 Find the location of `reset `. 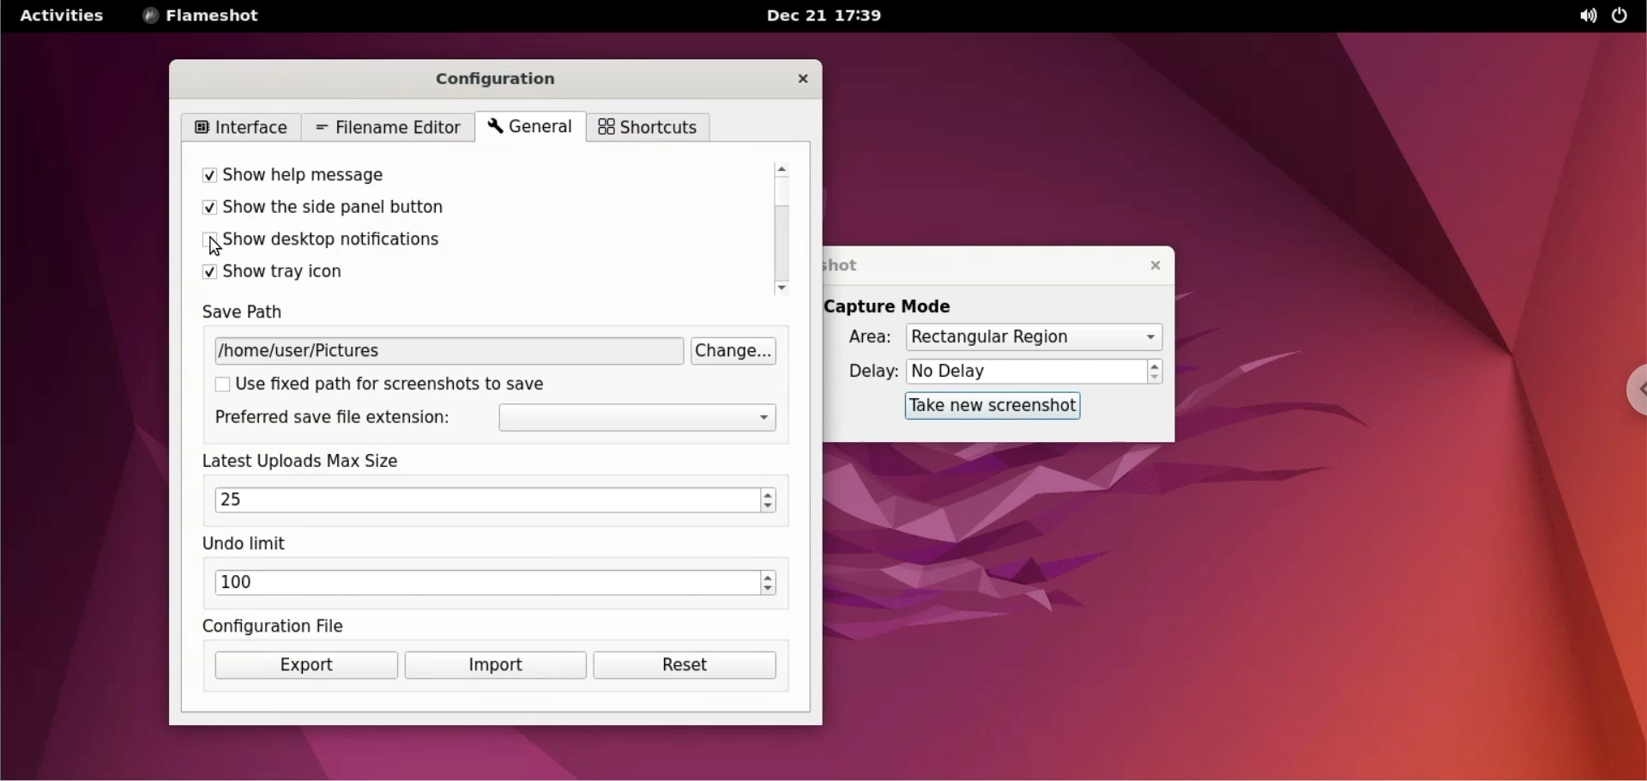

reset  is located at coordinates (686, 665).